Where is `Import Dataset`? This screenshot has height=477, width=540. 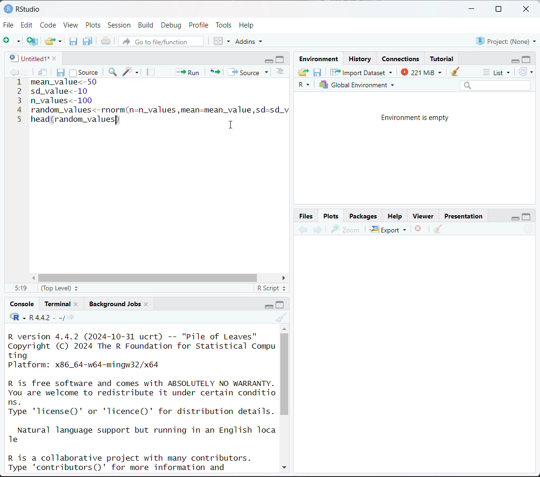
Import Dataset is located at coordinates (362, 72).